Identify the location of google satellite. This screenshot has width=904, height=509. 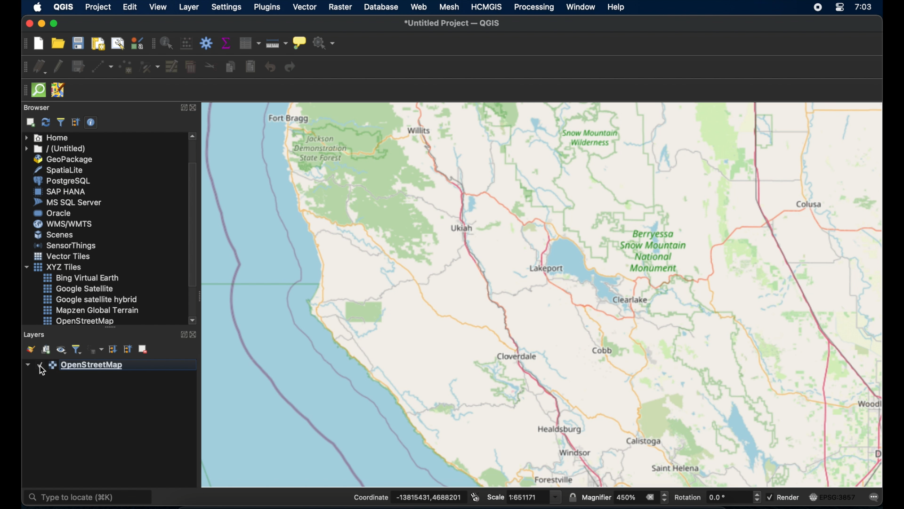
(82, 289).